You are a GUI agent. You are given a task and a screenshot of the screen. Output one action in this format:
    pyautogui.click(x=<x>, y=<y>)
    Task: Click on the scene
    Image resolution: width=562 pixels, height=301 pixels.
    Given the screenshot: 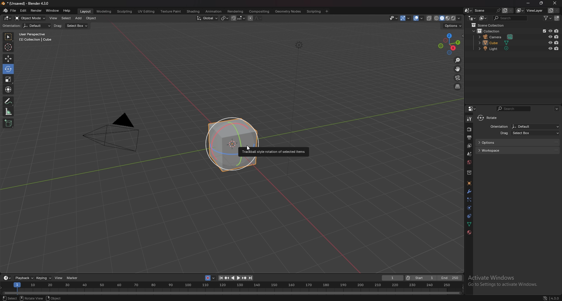 What is the action you would take?
    pyautogui.click(x=487, y=10)
    